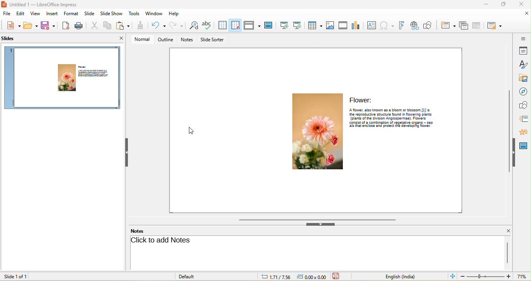 Image resolution: width=531 pixels, height=281 pixels. What do you see at coordinates (390, 127) in the screenshot?
I see `‘als that enclose and protect the geveoping tower.` at bounding box center [390, 127].